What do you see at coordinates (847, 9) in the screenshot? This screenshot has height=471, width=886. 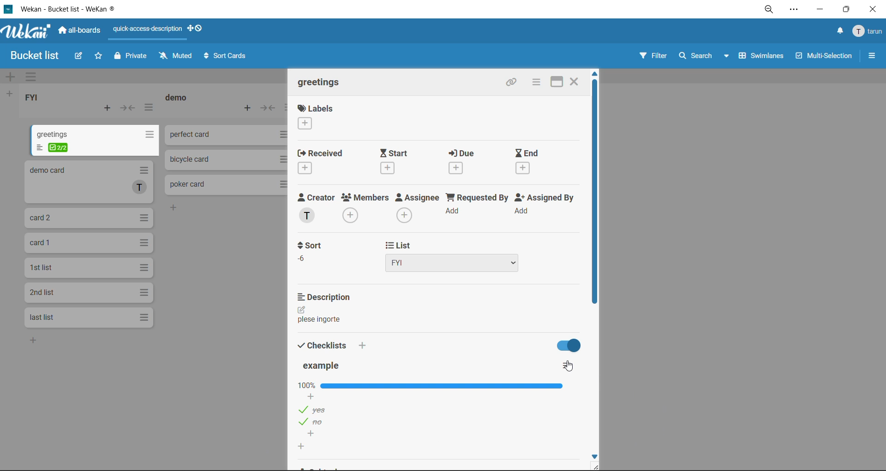 I see `maximize` at bounding box center [847, 9].